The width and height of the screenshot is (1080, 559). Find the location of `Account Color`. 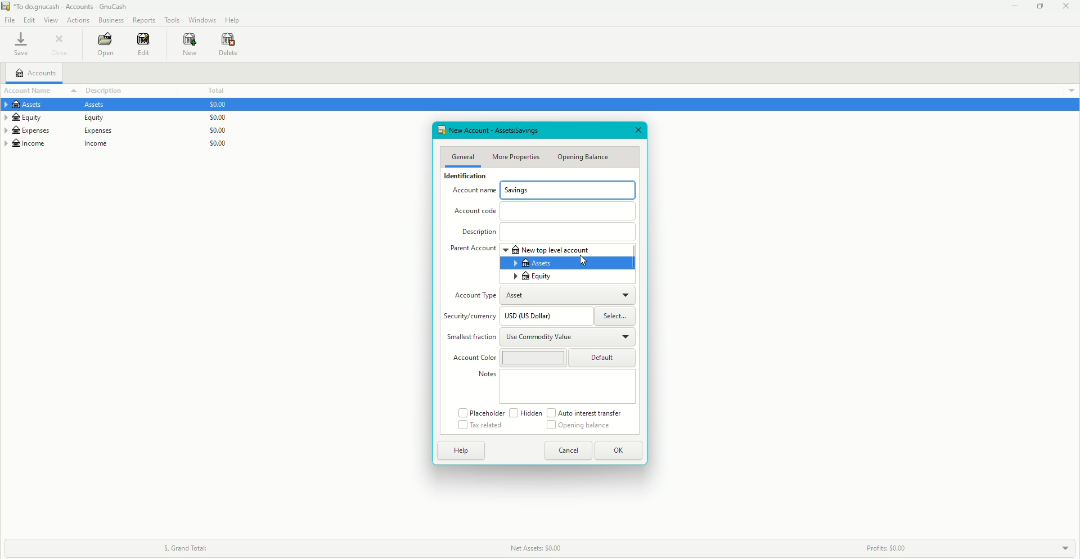

Account Color is located at coordinates (474, 358).